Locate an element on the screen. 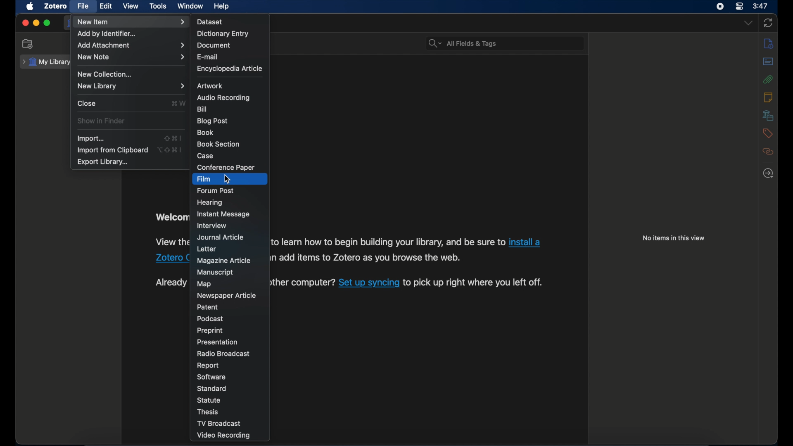 The height and width of the screenshot is (446, 793). patent is located at coordinates (209, 307).